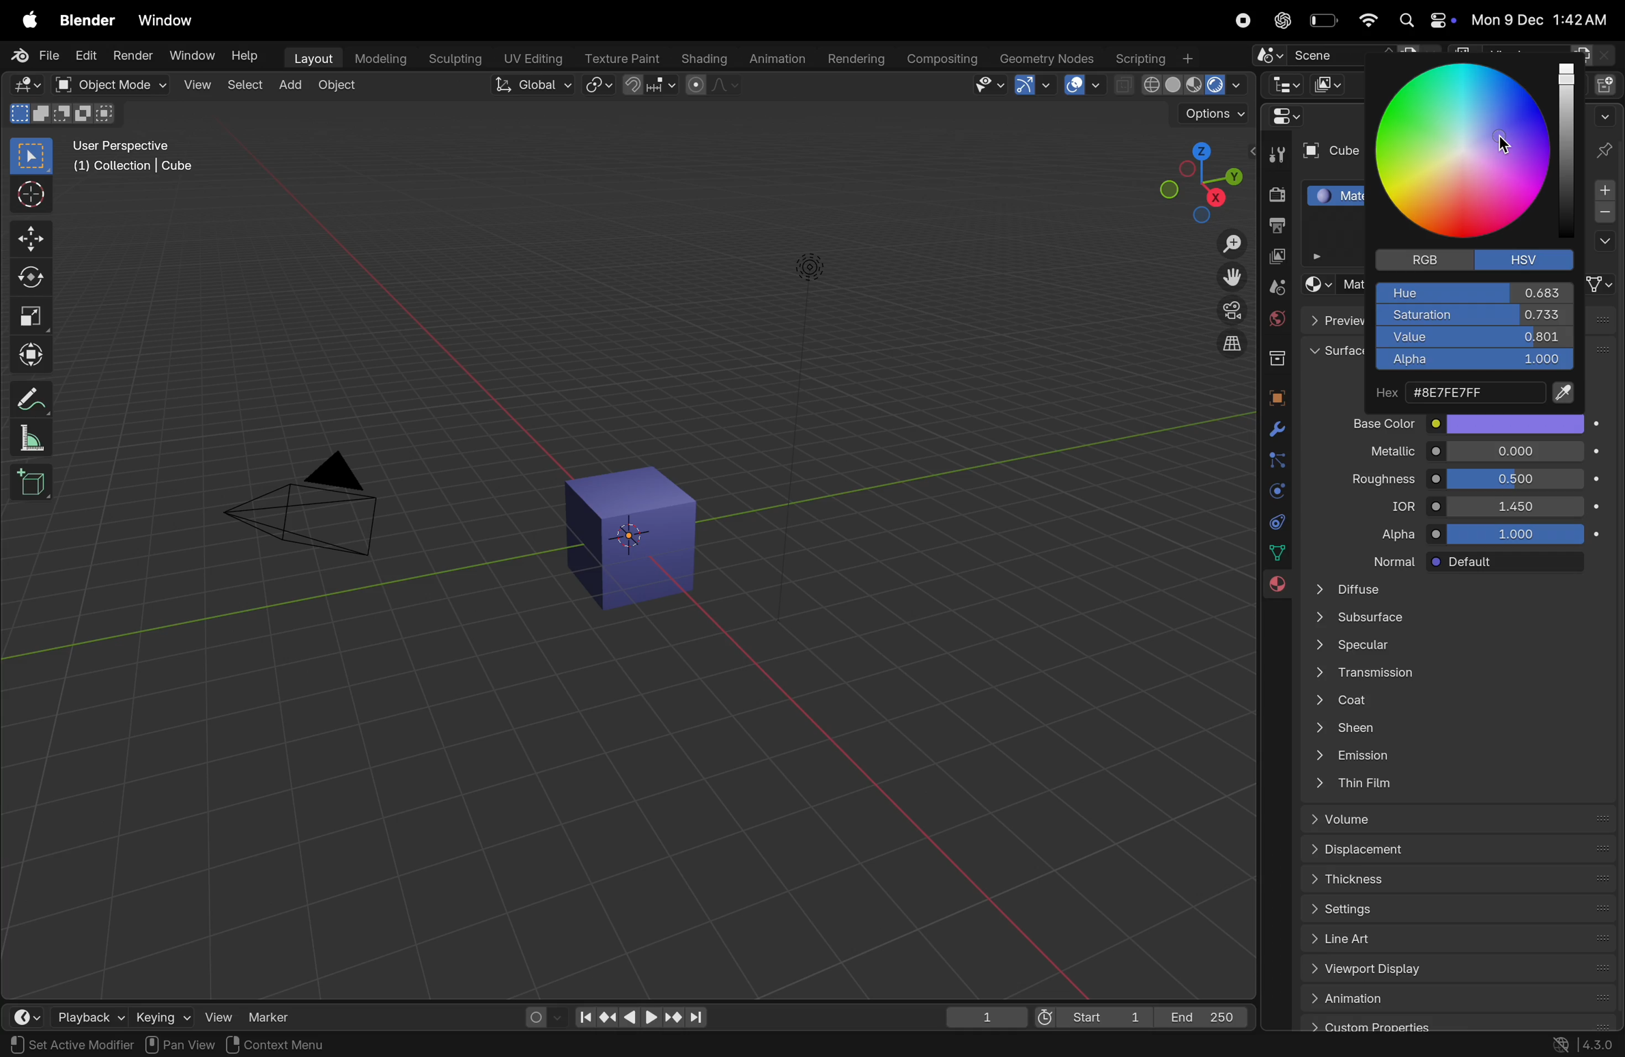 Image resolution: width=1625 pixels, height=1057 pixels. I want to click on physics, so click(1274, 491).